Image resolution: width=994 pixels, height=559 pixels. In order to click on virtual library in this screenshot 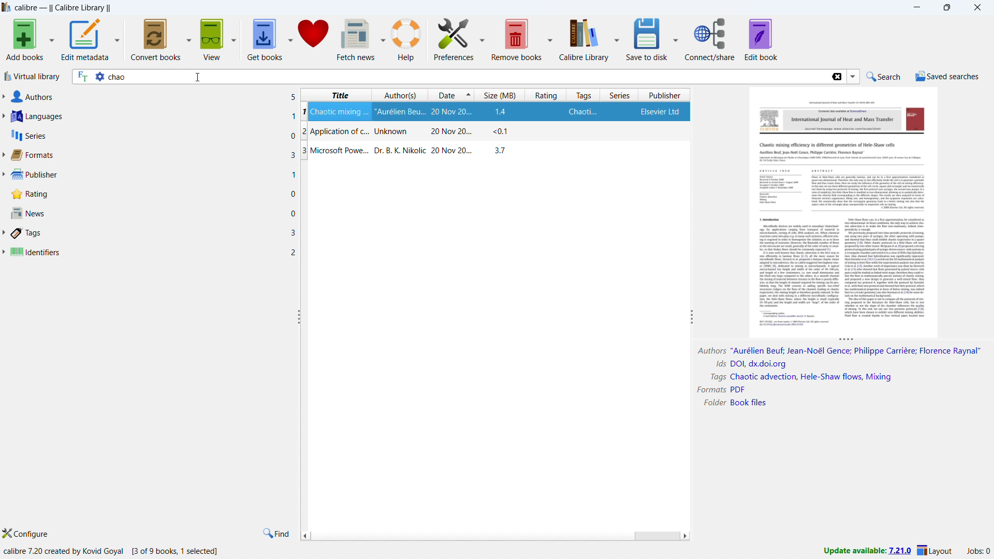, I will do `click(32, 77)`.